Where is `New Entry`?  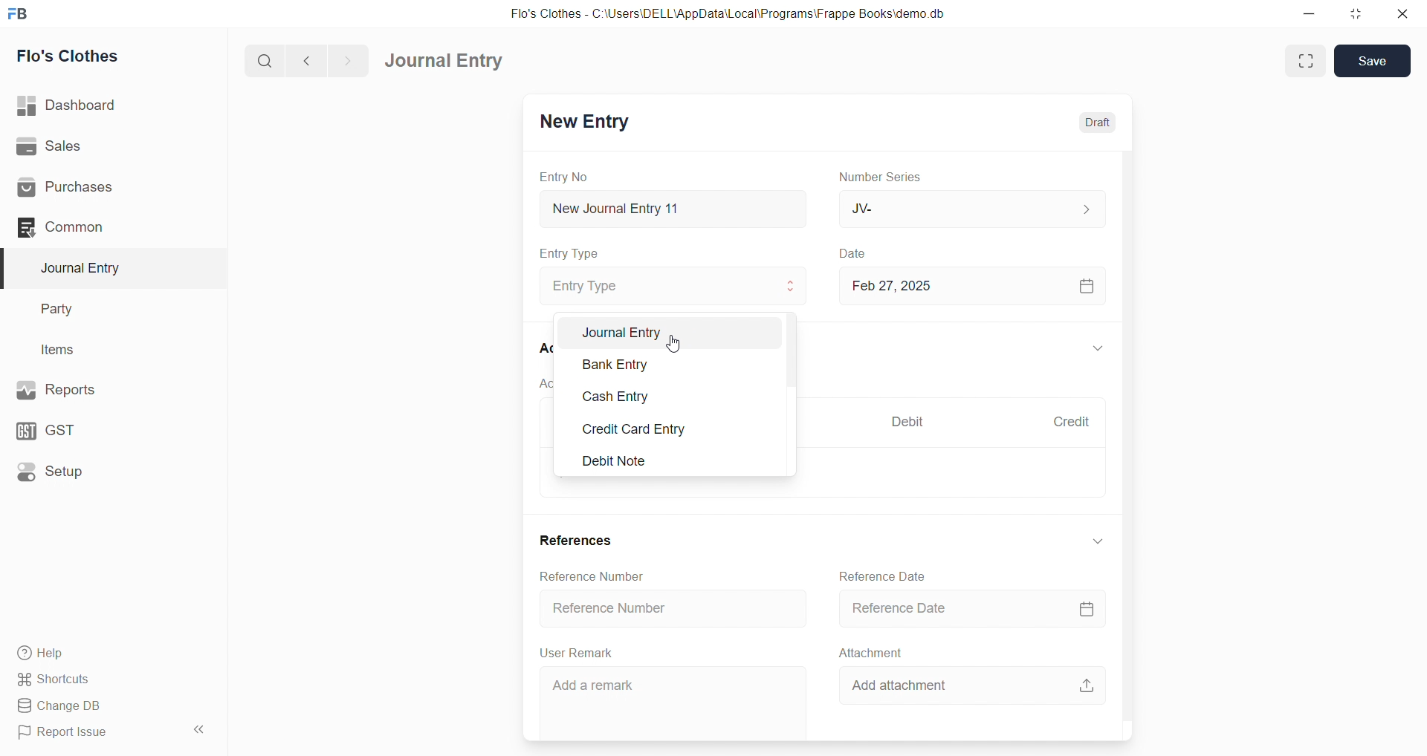
New Entry is located at coordinates (587, 123).